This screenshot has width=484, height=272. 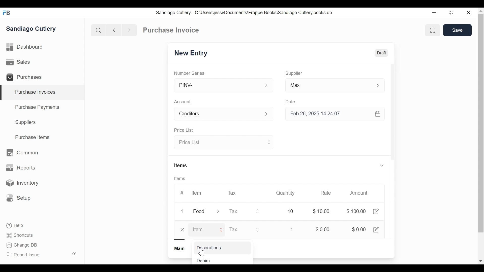 What do you see at coordinates (357, 230) in the screenshot?
I see `$0.00` at bounding box center [357, 230].